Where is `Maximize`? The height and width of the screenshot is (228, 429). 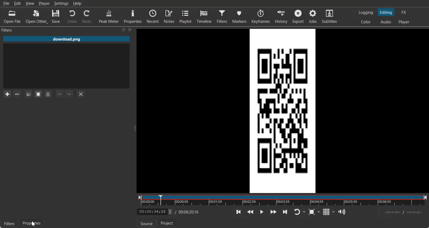 Maximize is located at coordinates (124, 30).